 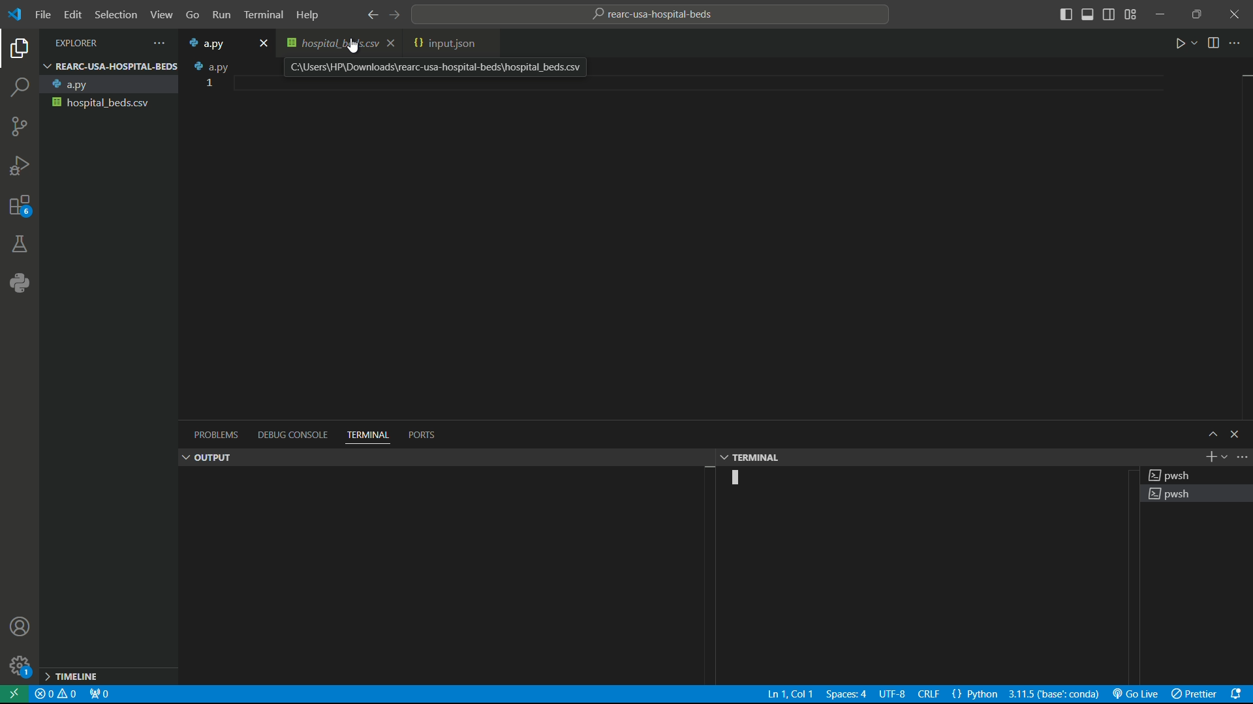 What do you see at coordinates (101, 696) in the screenshot?
I see `ports forwarded` at bounding box center [101, 696].